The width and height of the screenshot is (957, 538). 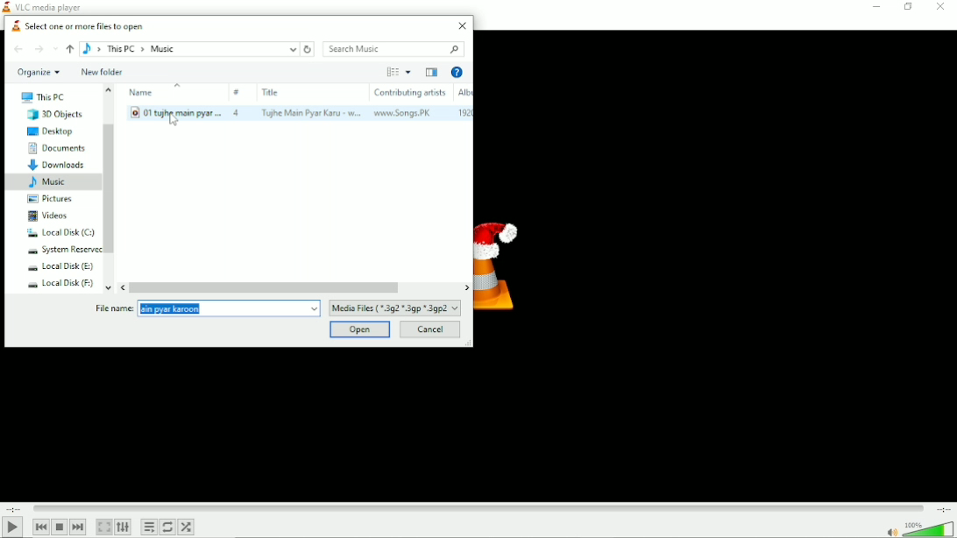 What do you see at coordinates (309, 102) in the screenshot?
I see `Title` at bounding box center [309, 102].